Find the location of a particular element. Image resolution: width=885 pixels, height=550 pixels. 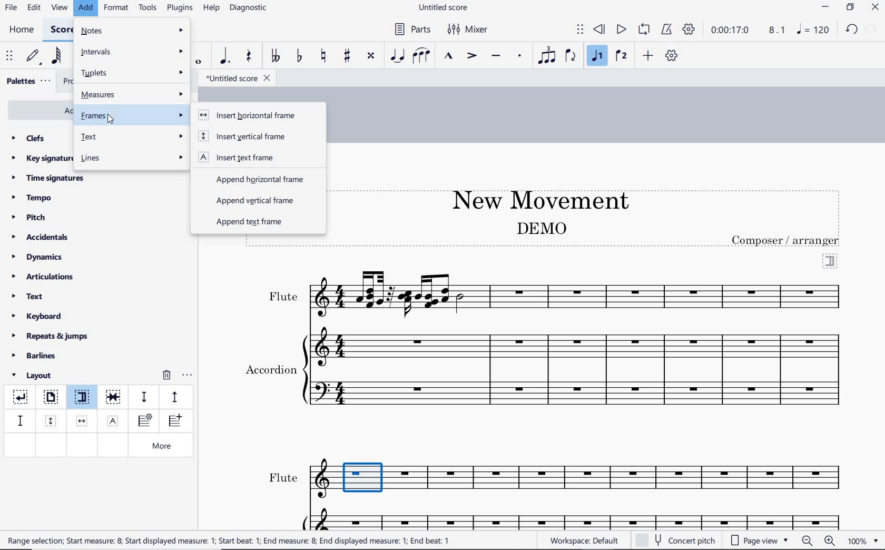

measures is located at coordinates (132, 93).